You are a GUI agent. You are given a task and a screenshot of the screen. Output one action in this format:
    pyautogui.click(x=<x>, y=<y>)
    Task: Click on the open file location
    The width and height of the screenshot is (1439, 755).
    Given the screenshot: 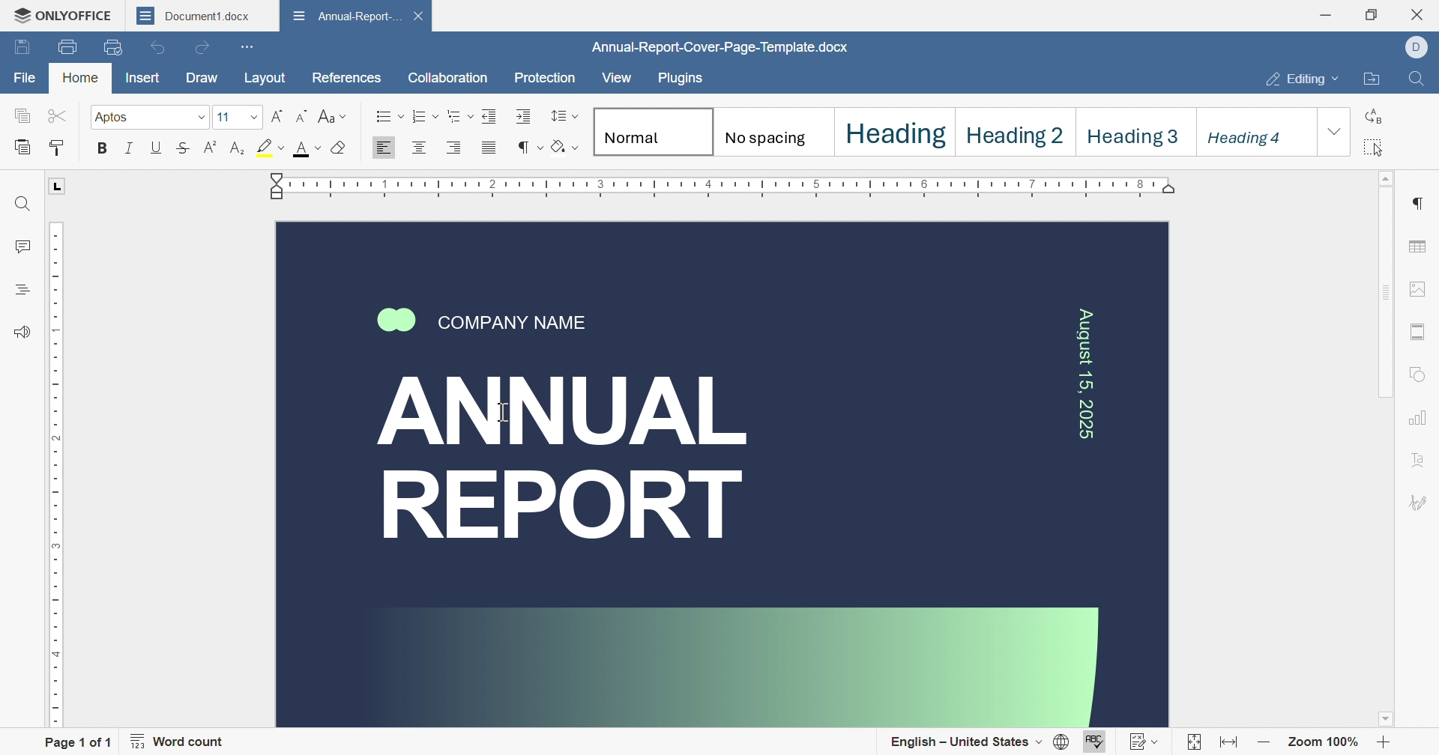 What is the action you would take?
    pyautogui.click(x=1371, y=80)
    